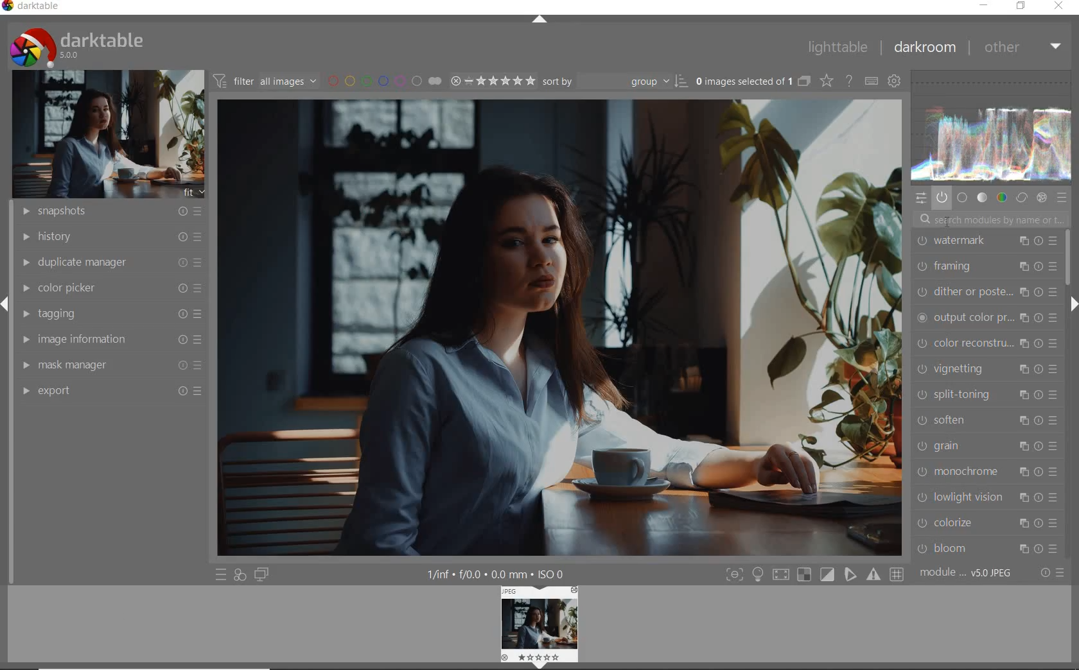 This screenshot has height=670, width=1079. Describe the element at coordinates (828, 80) in the screenshot. I see `change type of overlays` at that location.